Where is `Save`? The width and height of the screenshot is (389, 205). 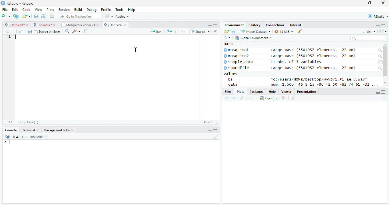 Save is located at coordinates (234, 31).